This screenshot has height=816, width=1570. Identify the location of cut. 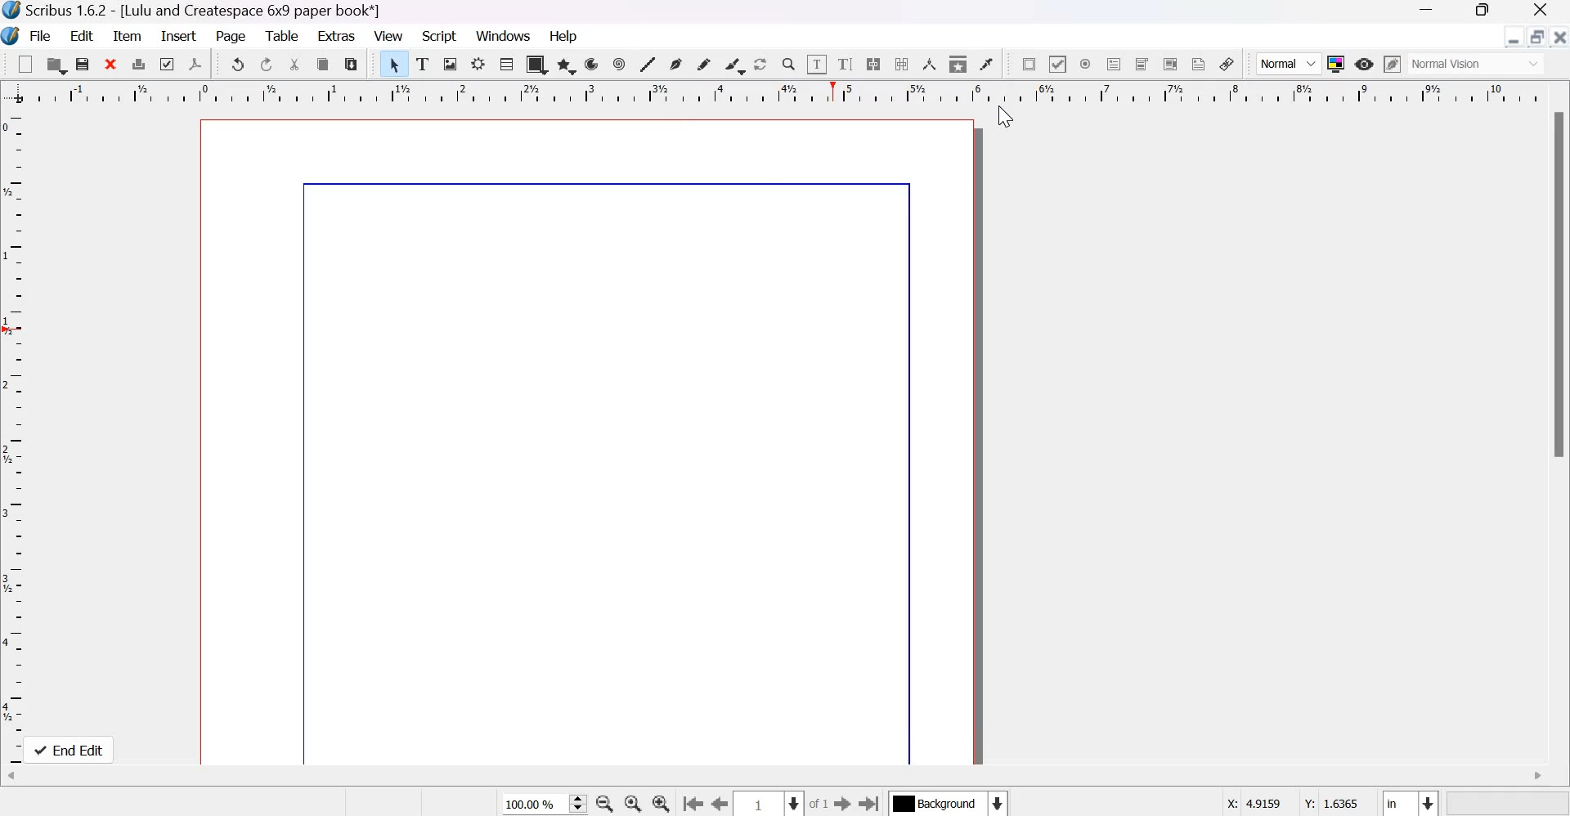
(295, 65).